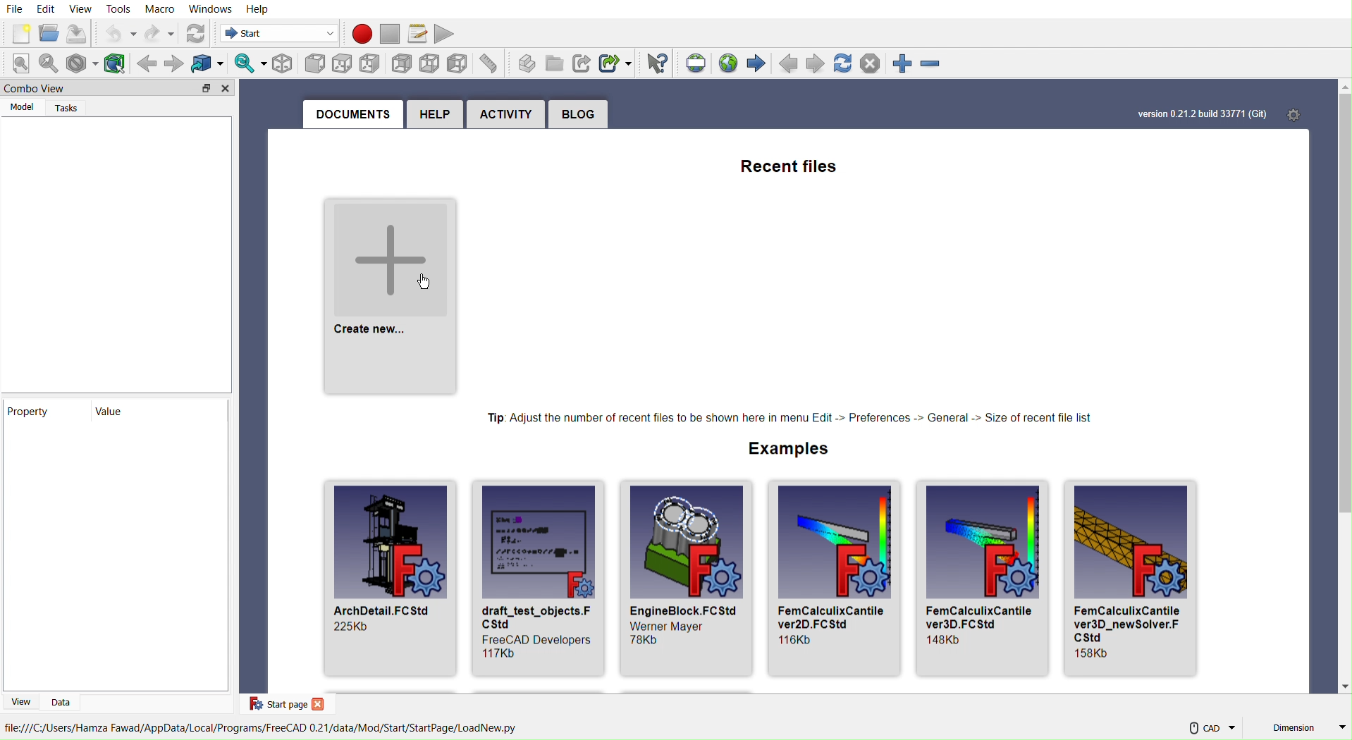 The width and height of the screenshot is (1352, 740). Describe the element at coordinates (457, 63) in the screenshot. I see `Set to left view` at that location.